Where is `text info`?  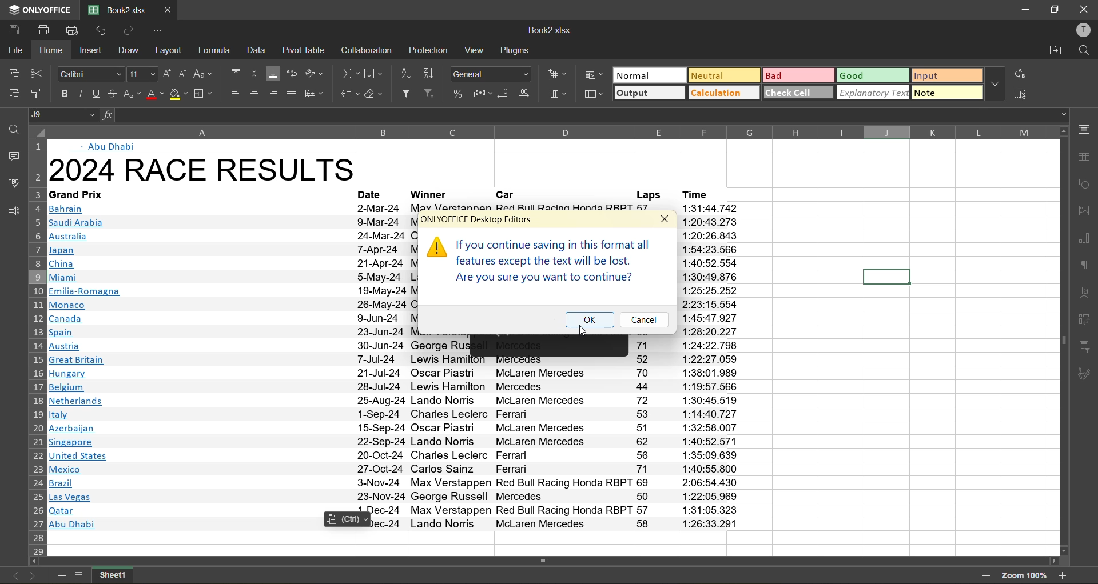 text info is located at coordinates (397, 511).